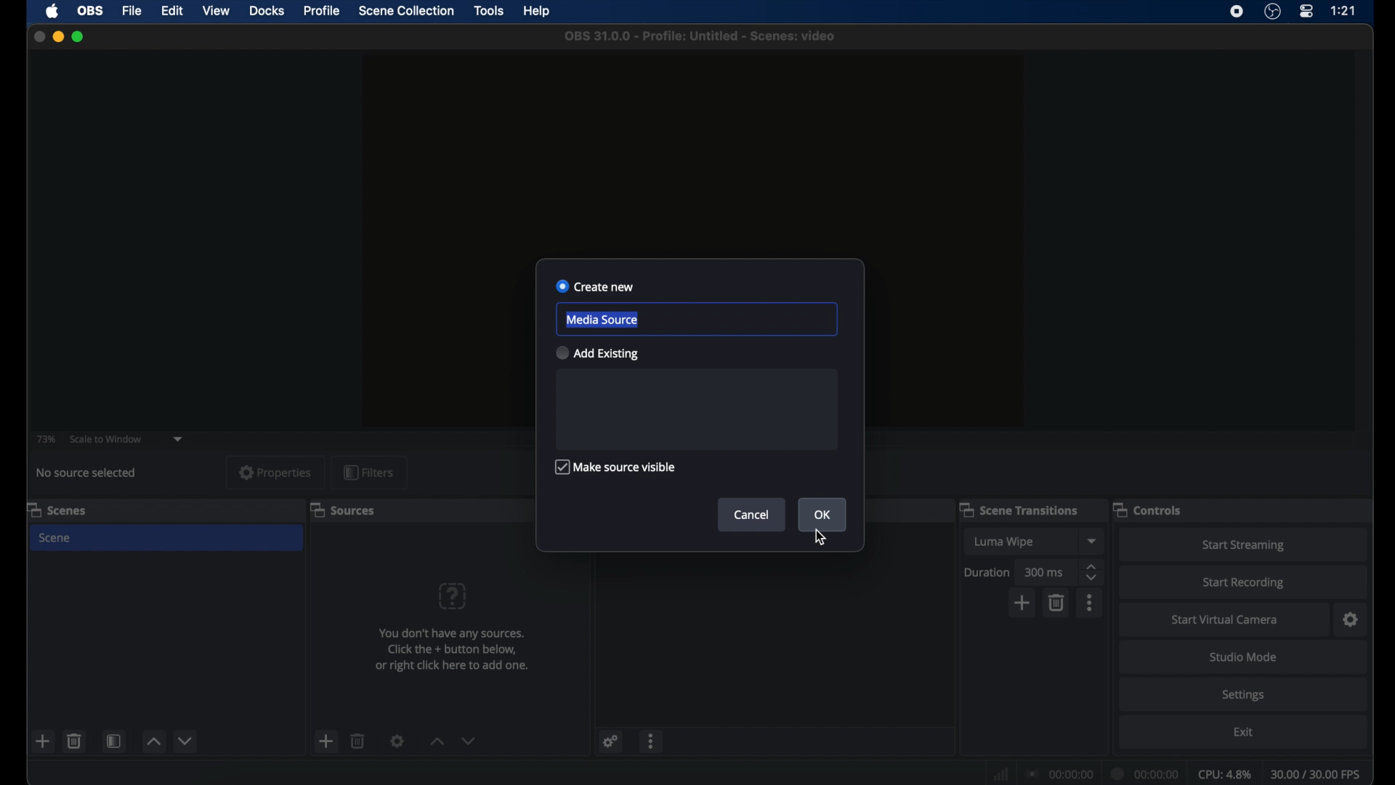 The image size is (1395, 785). What do you see at coordinates (179, 438) in the screenshot?
I see `dropdown` at bounding box center [179, 438].